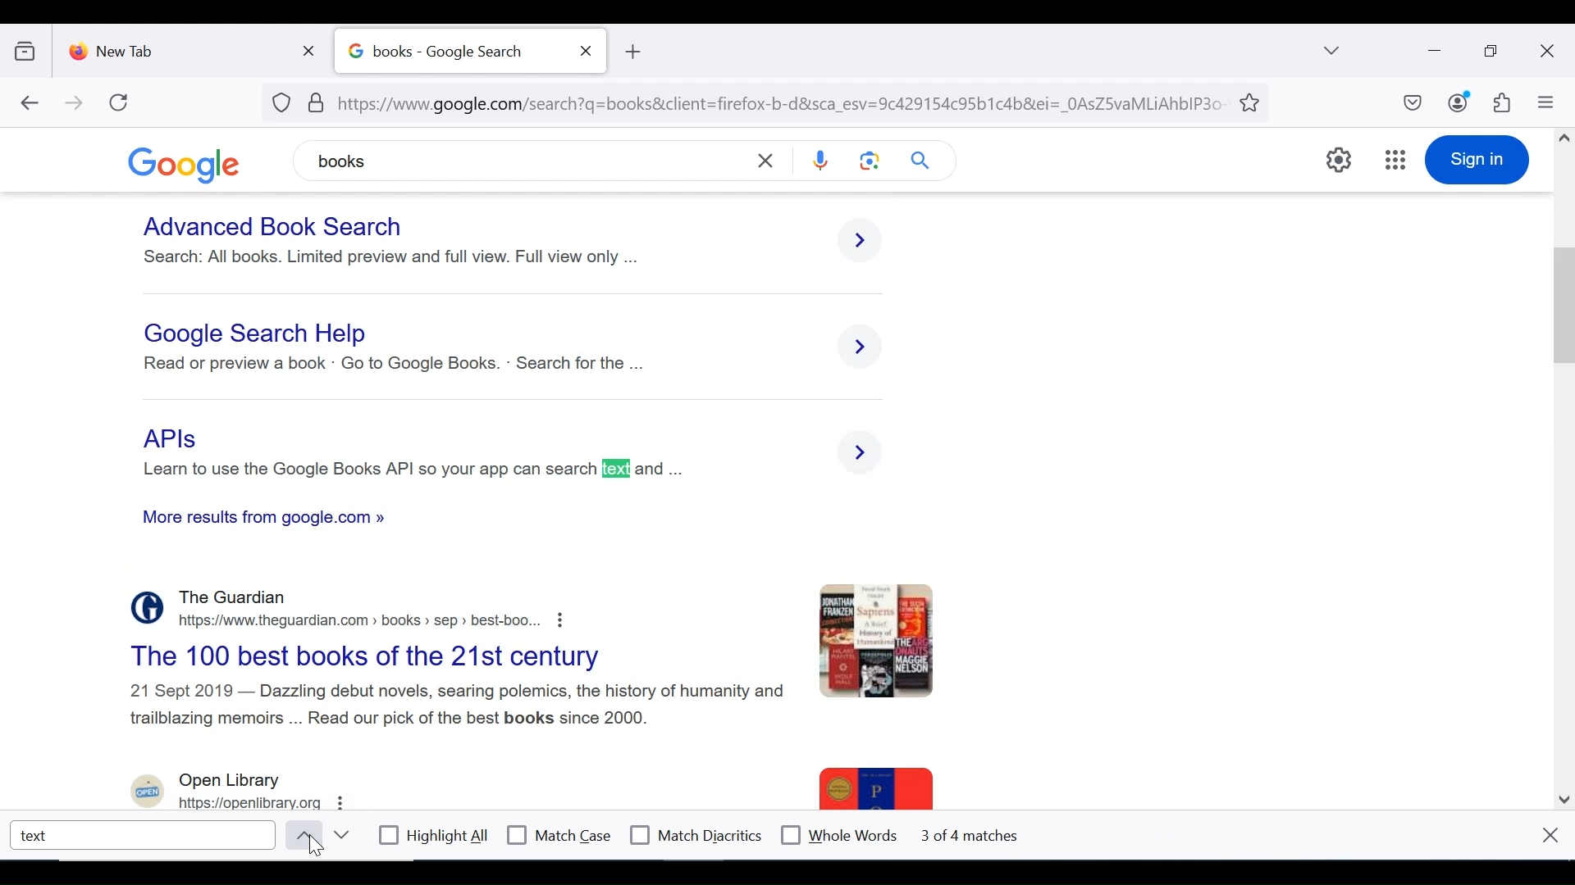  Describe the element at coordinates (435, 837) in the screenshot. I see `highlight all` at that location.